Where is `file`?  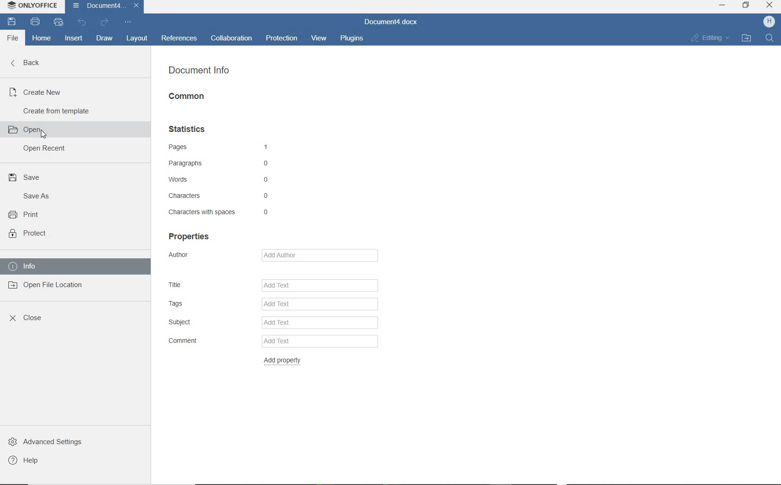 file is located at coordinates (12, 38).